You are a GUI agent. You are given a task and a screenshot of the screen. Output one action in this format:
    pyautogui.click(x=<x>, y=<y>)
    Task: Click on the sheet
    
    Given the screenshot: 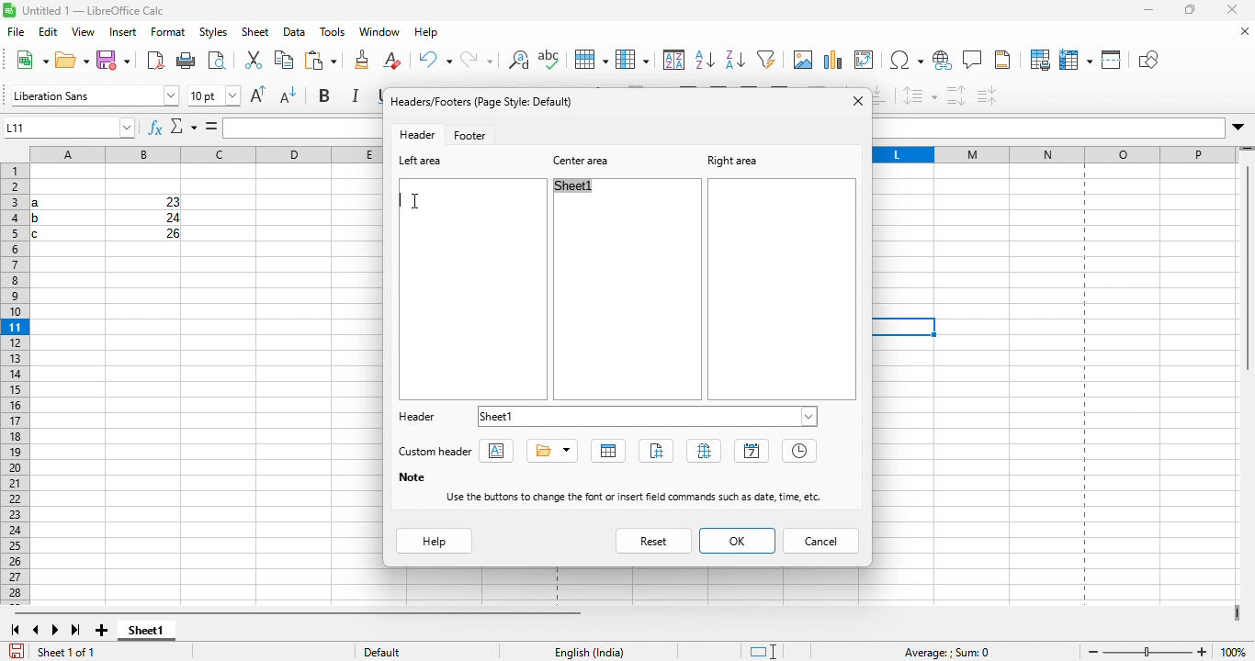 What is the action you would take?
    pyautogui.click(x=254, y=36)
    